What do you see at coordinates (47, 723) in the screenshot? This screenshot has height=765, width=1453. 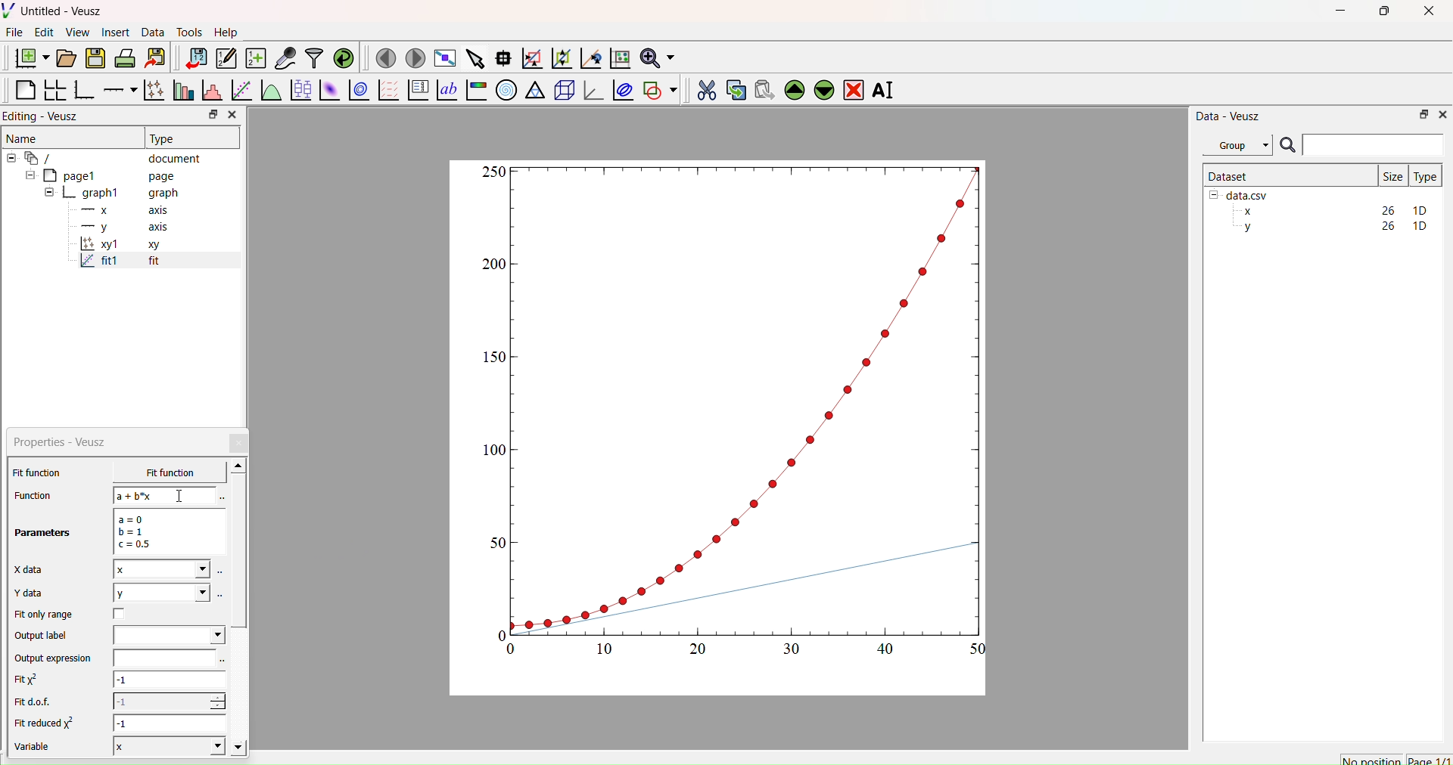 I see `Fit reduced x^2` at bounding box center [47, 723].